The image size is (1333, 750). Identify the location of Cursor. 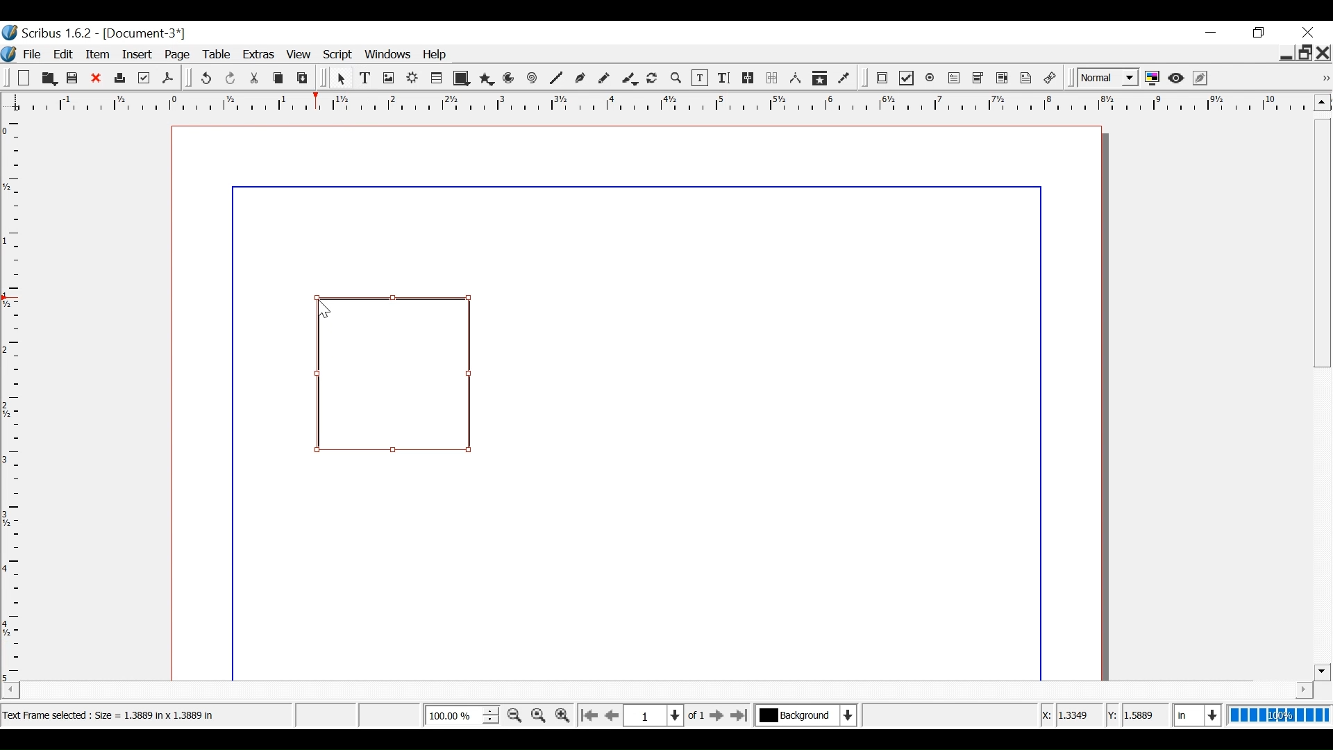
(324, 309).